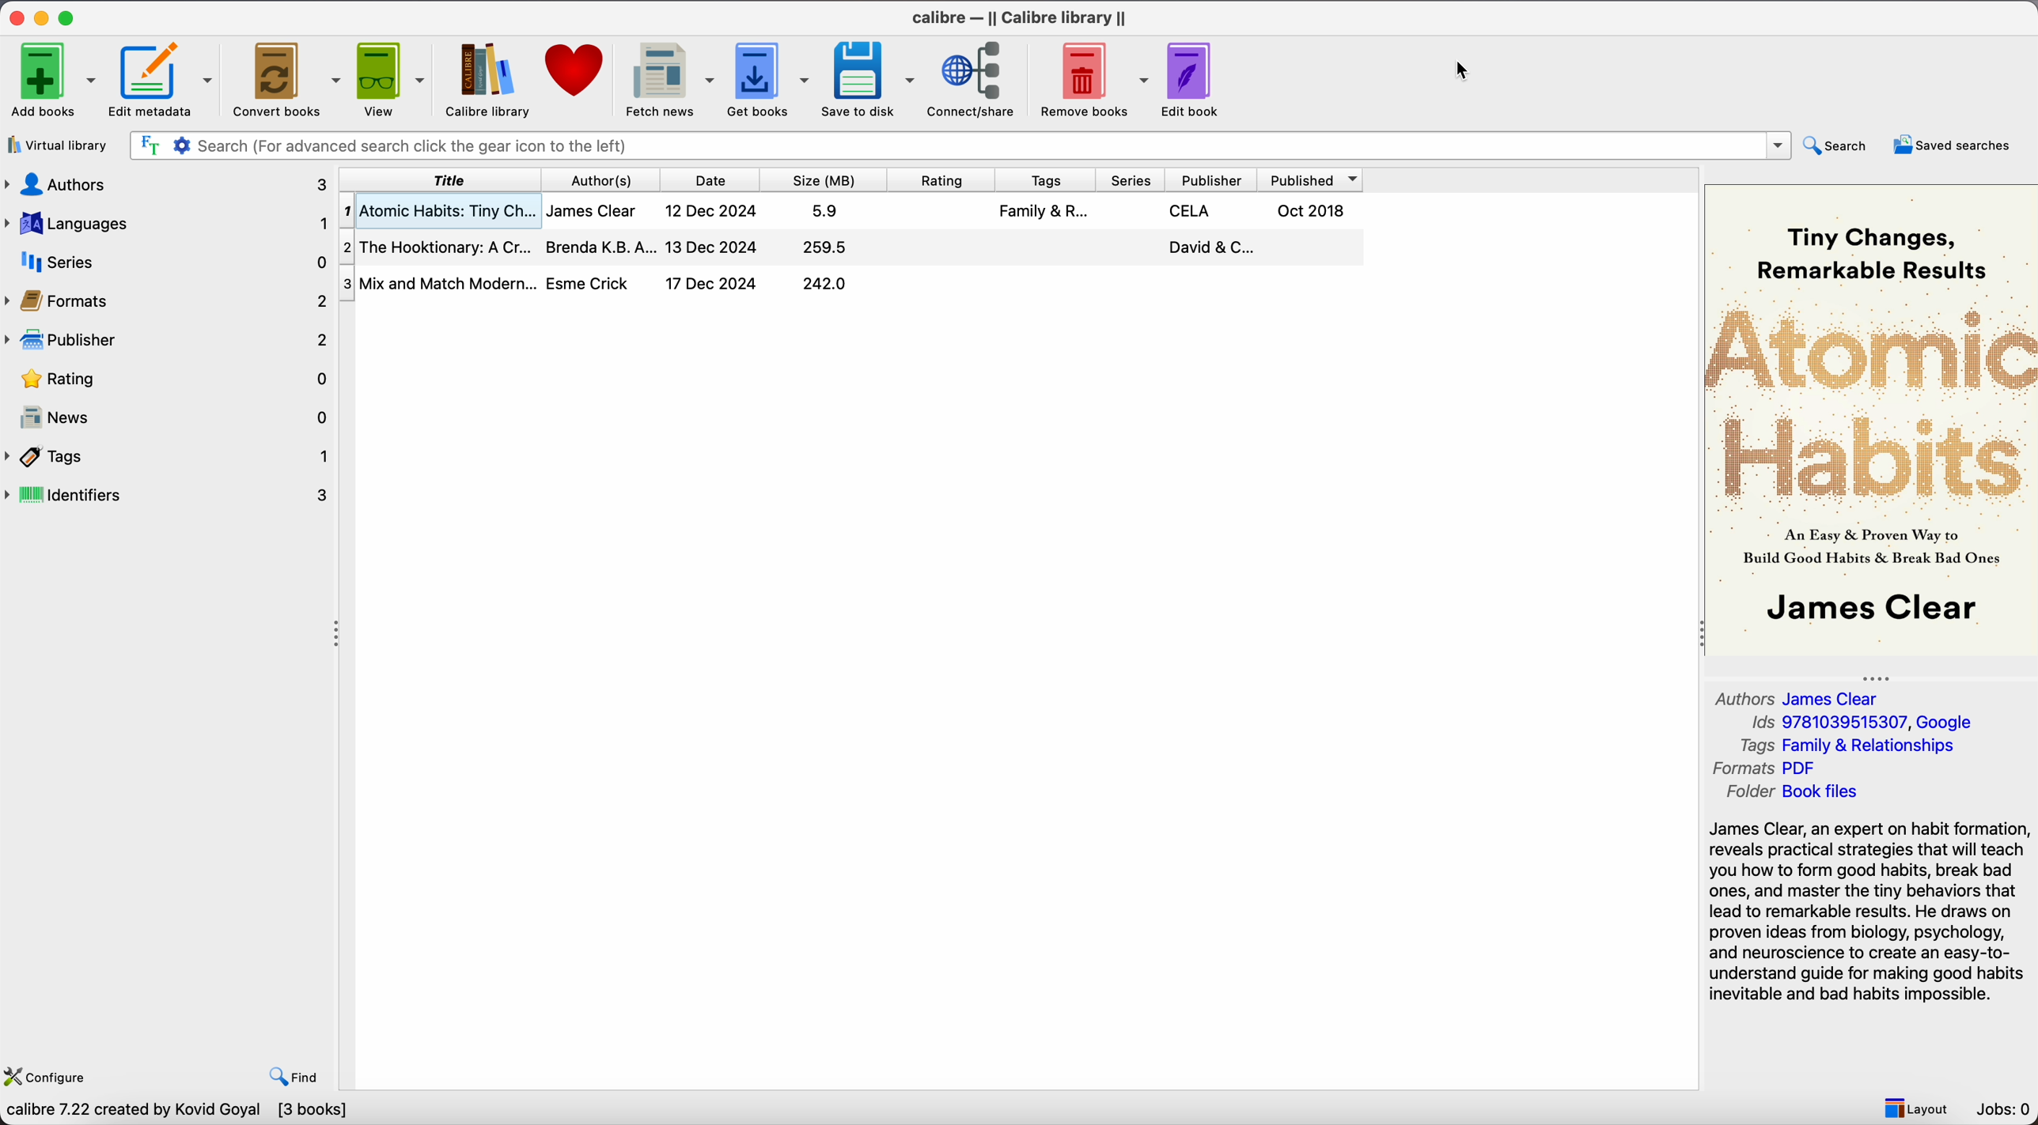 This screenshot has width=2038, height=1125. What do you see at coordinates (285, 77) in the screenshot?
I see `convert books` at bounding box center [285, 77].